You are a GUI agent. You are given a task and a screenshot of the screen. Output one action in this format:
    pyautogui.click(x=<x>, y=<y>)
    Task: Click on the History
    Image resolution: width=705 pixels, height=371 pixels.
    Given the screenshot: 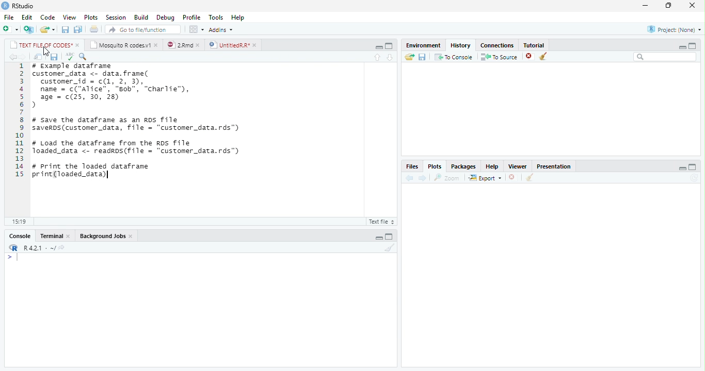 What is the action you would take?
    pyautogui.click(x=460, y=45)
    